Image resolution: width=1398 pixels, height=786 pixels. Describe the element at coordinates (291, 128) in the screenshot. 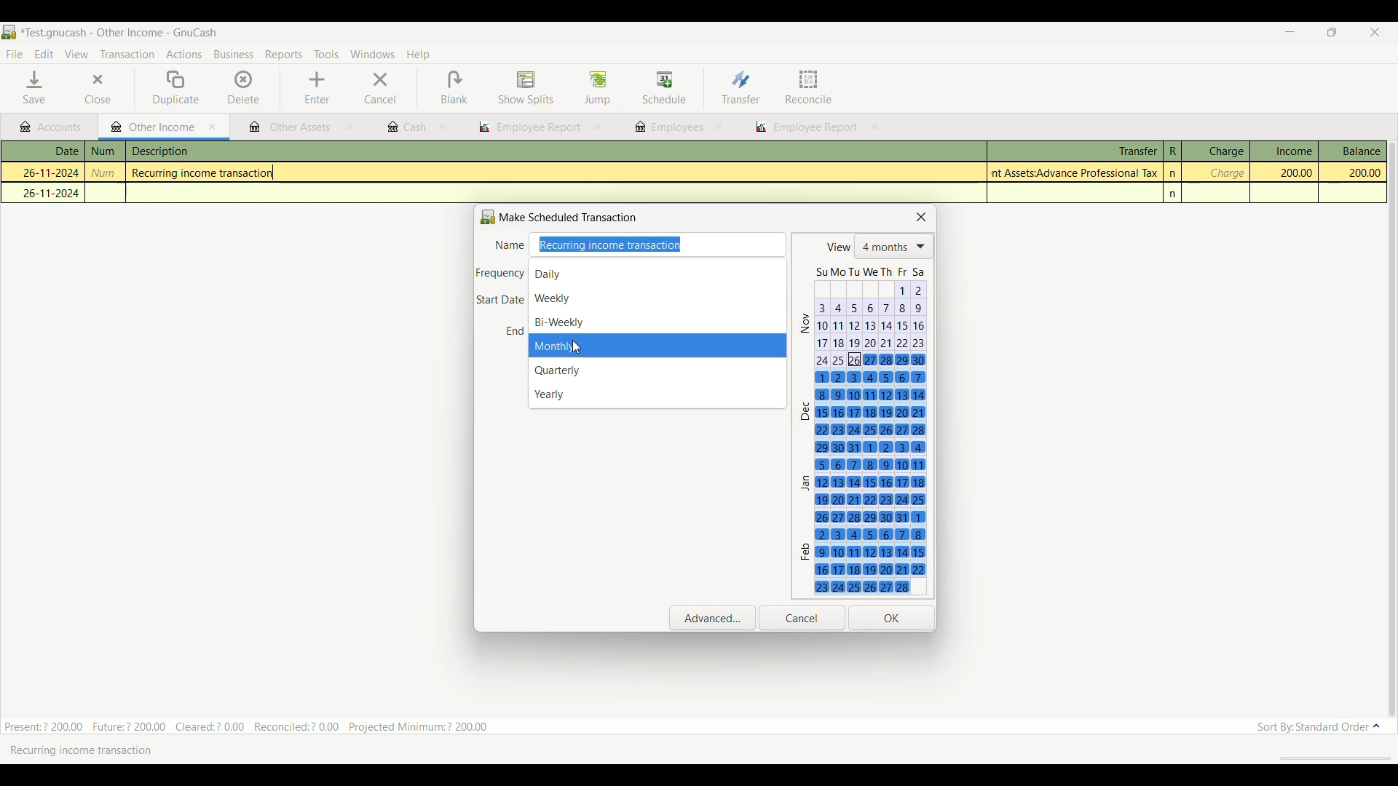

I see `other assets` at that location.